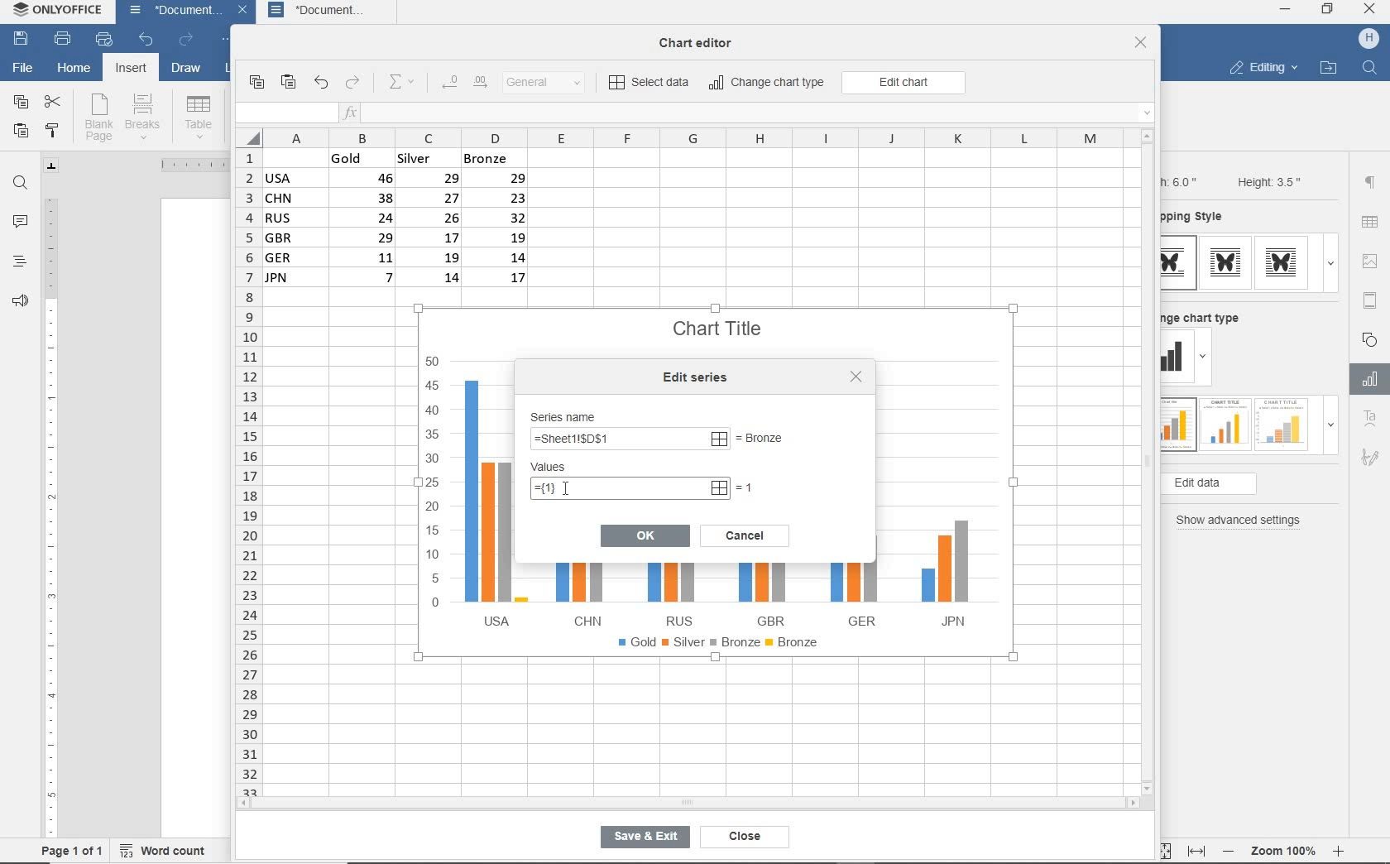  I want to click on header & footer, so click(1369, 300).